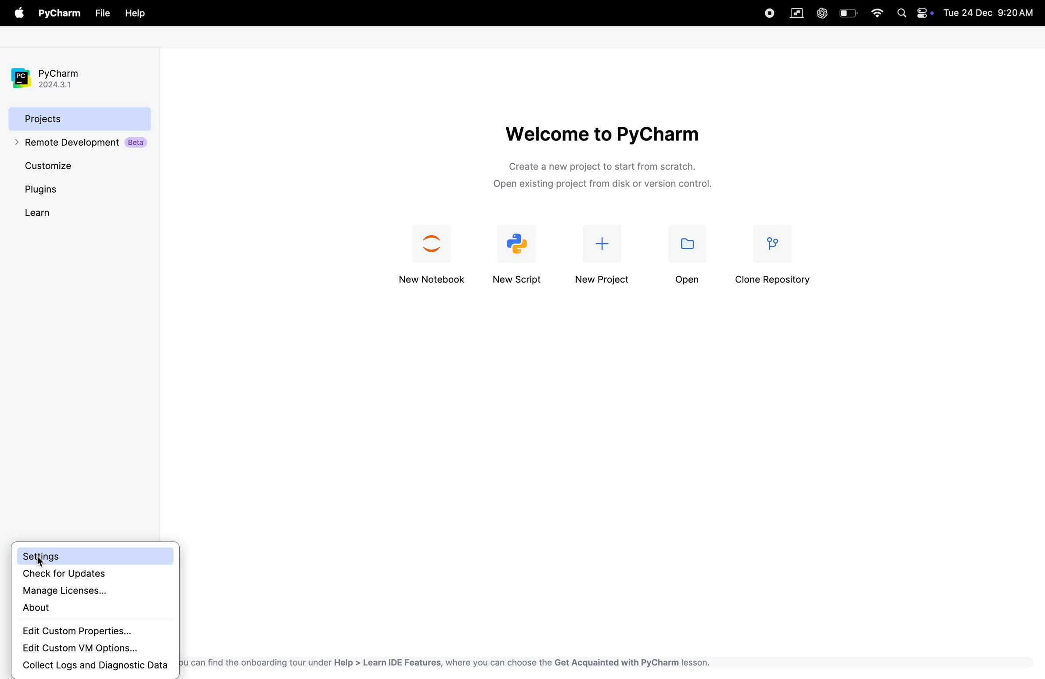 This screenshot has height=679, width=1045. Describe the element at coordinates (81, 648) in the screenshot. I see `edit custom vm options` at that location.